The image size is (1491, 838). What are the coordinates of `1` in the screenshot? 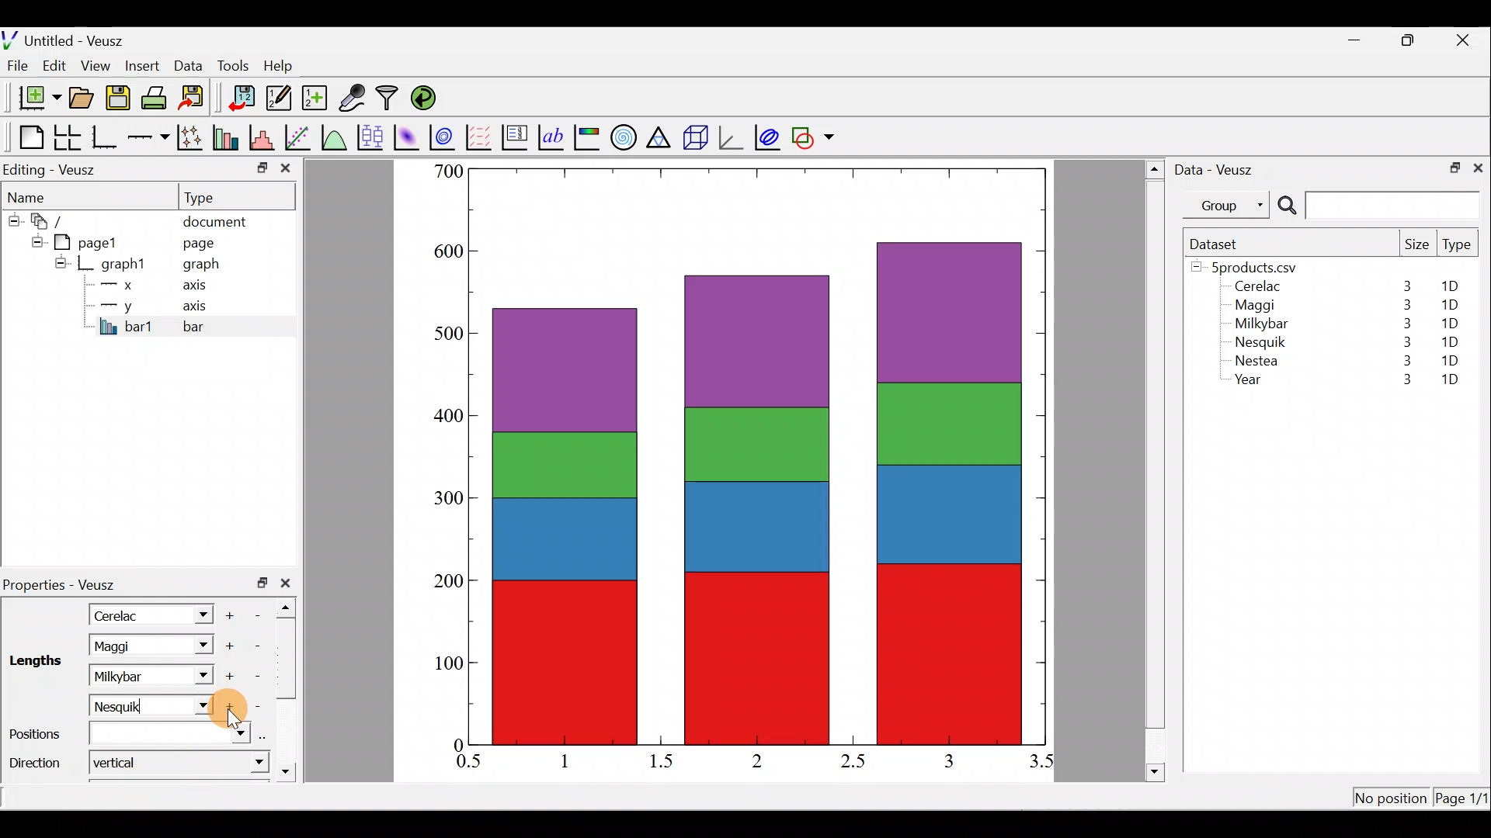 It's located at (576, 760).